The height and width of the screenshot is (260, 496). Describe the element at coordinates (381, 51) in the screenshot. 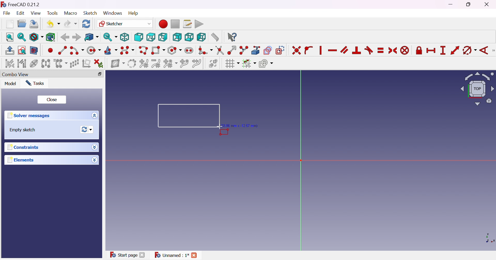

I see `Constrain equal` at that location.